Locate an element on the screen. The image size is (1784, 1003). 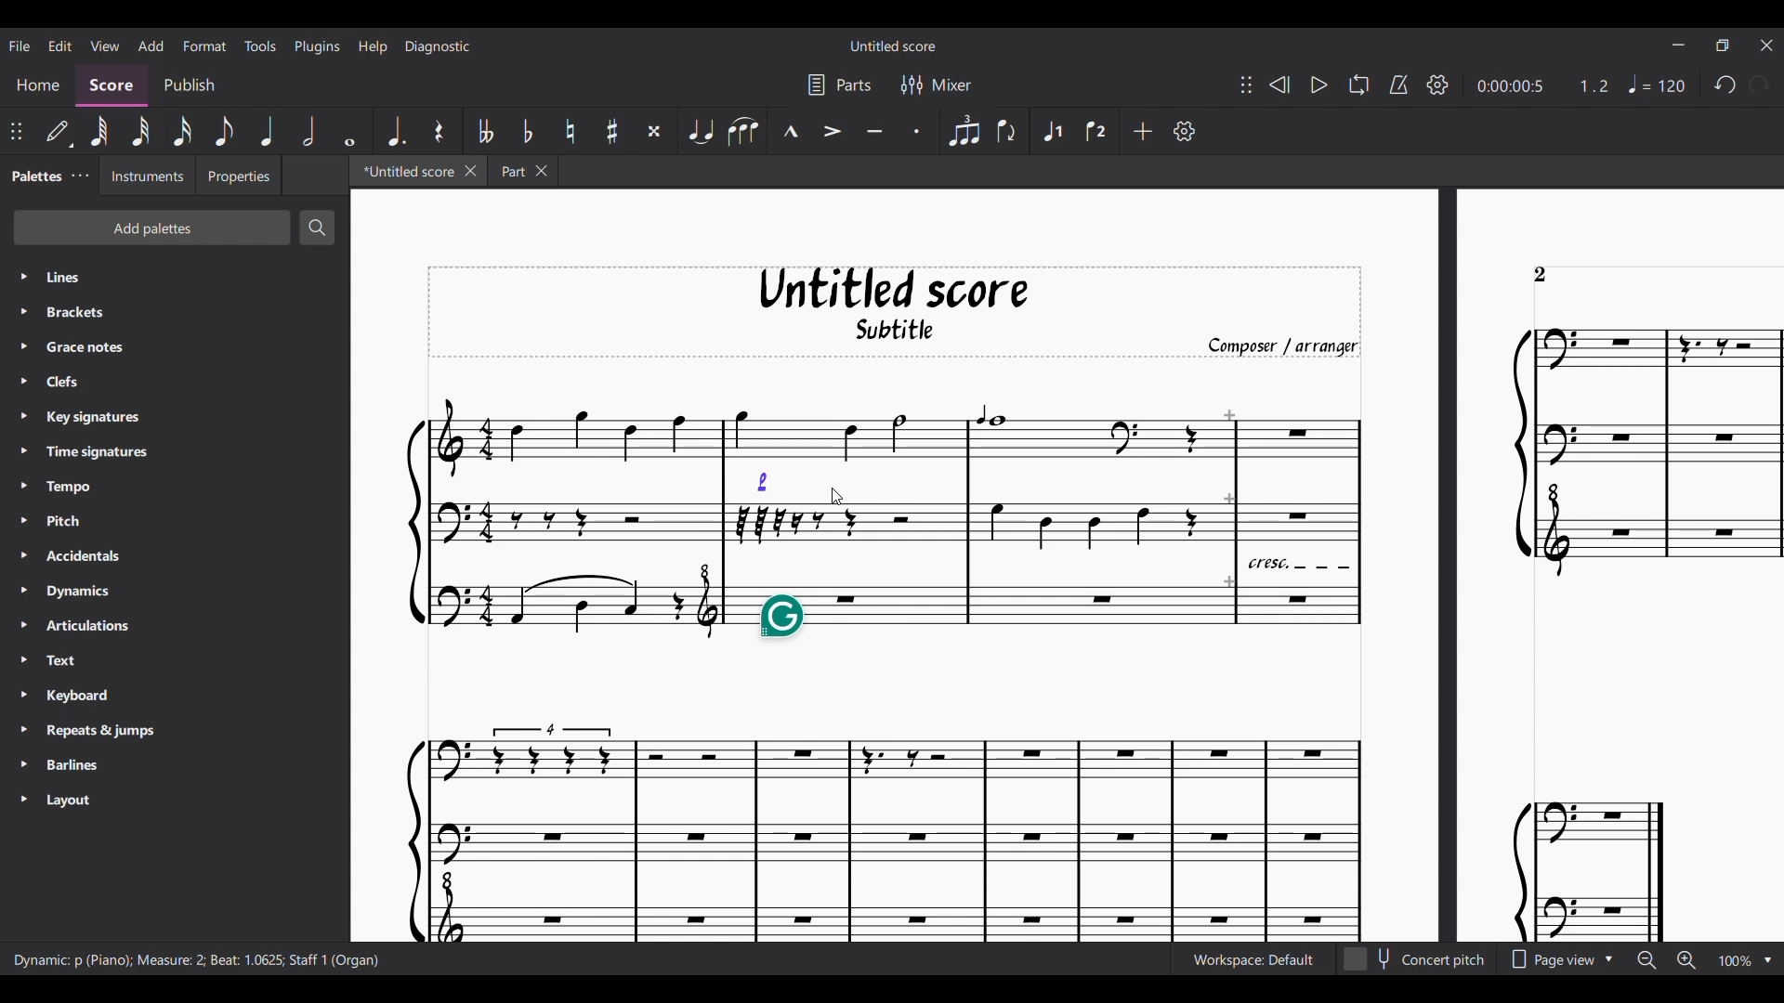
Instruments tab is located at coordinates (148, 175).